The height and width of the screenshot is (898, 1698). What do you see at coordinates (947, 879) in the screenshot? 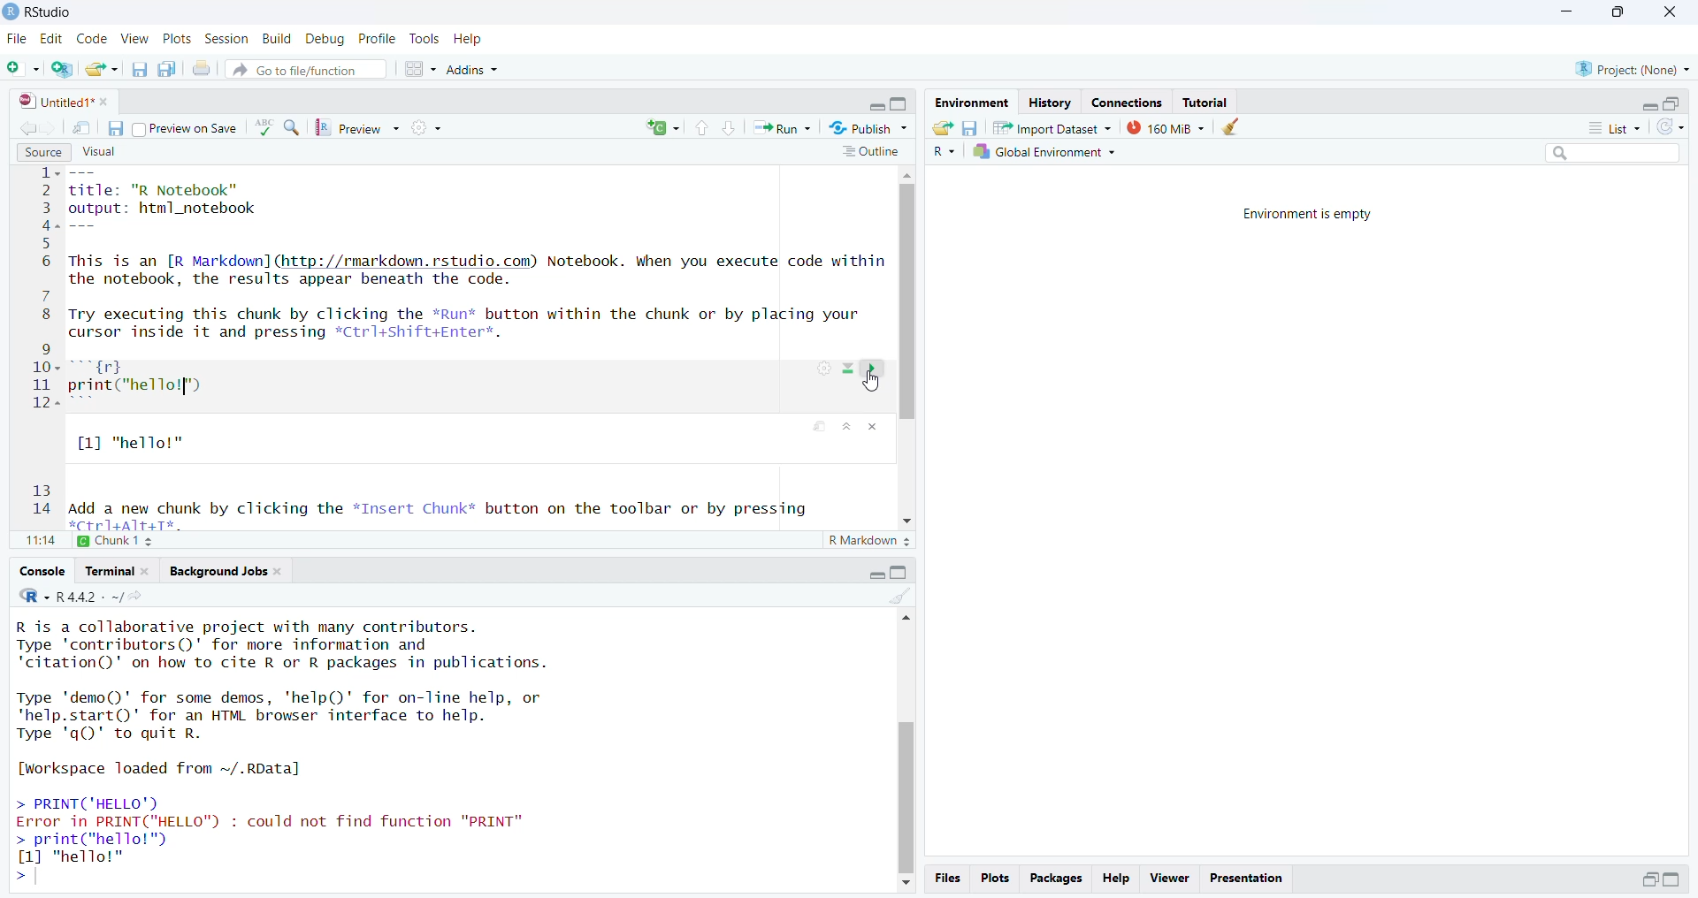
I see `files` at bounding box center [947, 879].